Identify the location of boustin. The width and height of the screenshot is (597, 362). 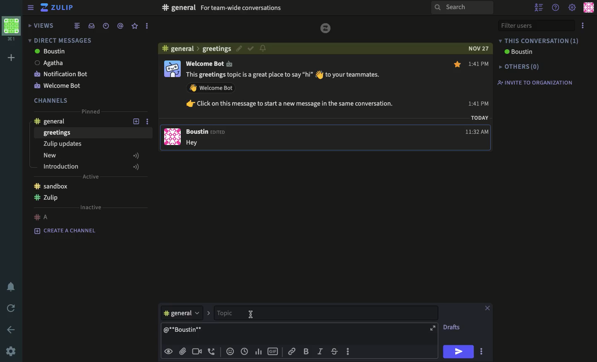
(517, 52).